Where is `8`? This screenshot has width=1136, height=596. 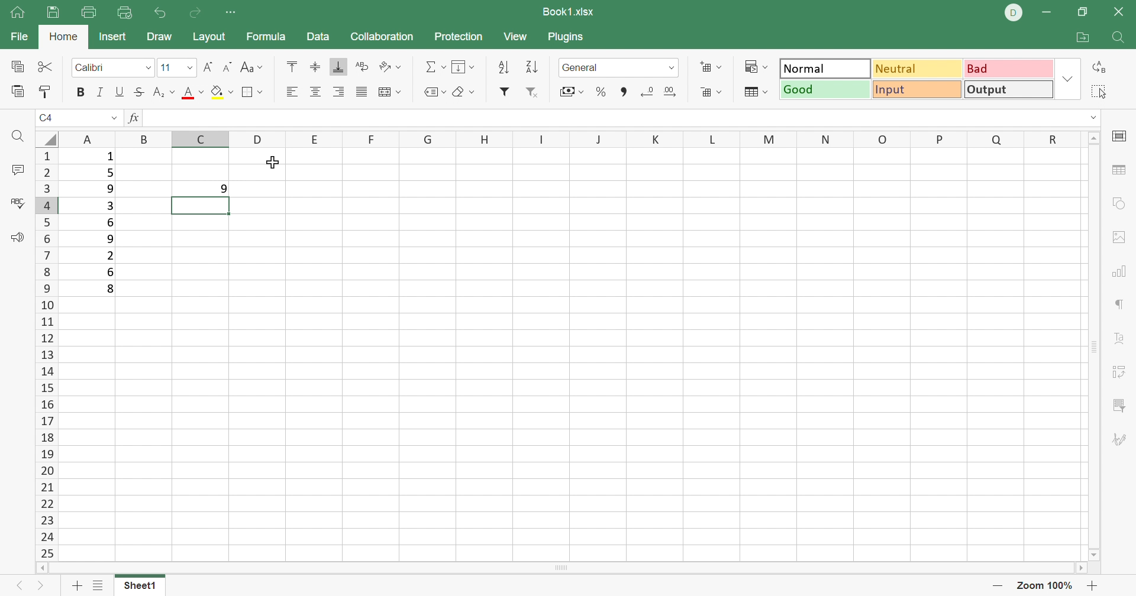
8 is located at coordinates (109, 290).